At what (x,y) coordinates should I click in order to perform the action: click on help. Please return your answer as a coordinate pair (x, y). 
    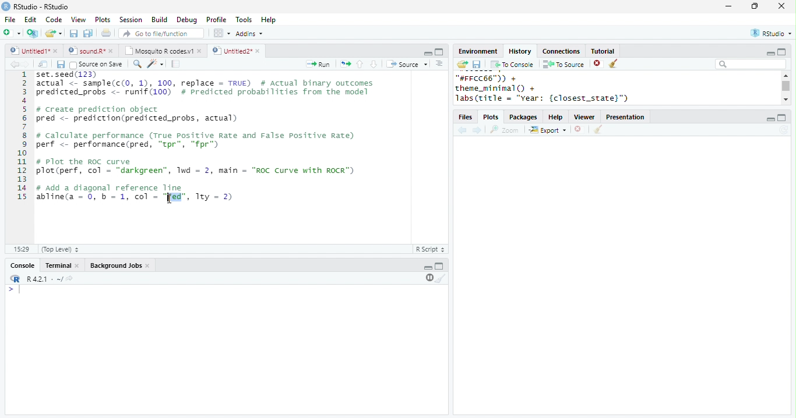
    Looking at the image, I should click on (556, 118).